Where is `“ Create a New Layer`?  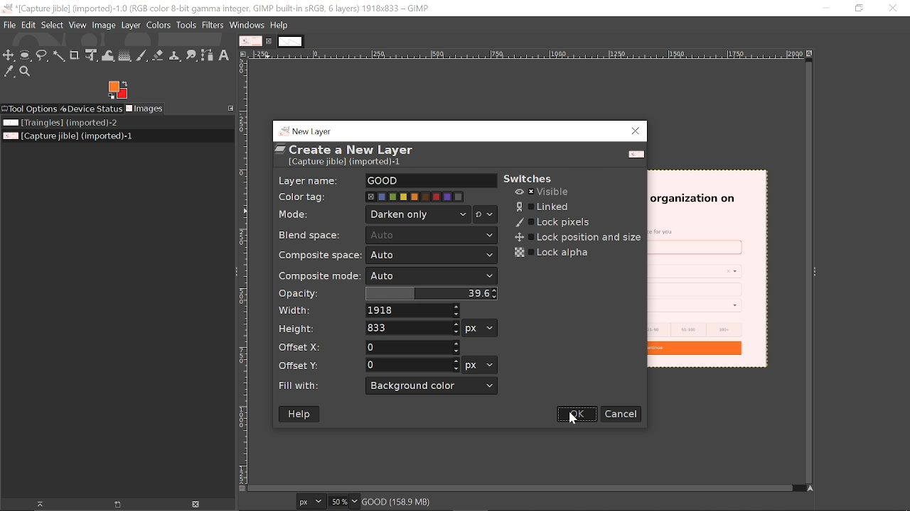 “ Create a New Layer is located at coordinates (354, 156).